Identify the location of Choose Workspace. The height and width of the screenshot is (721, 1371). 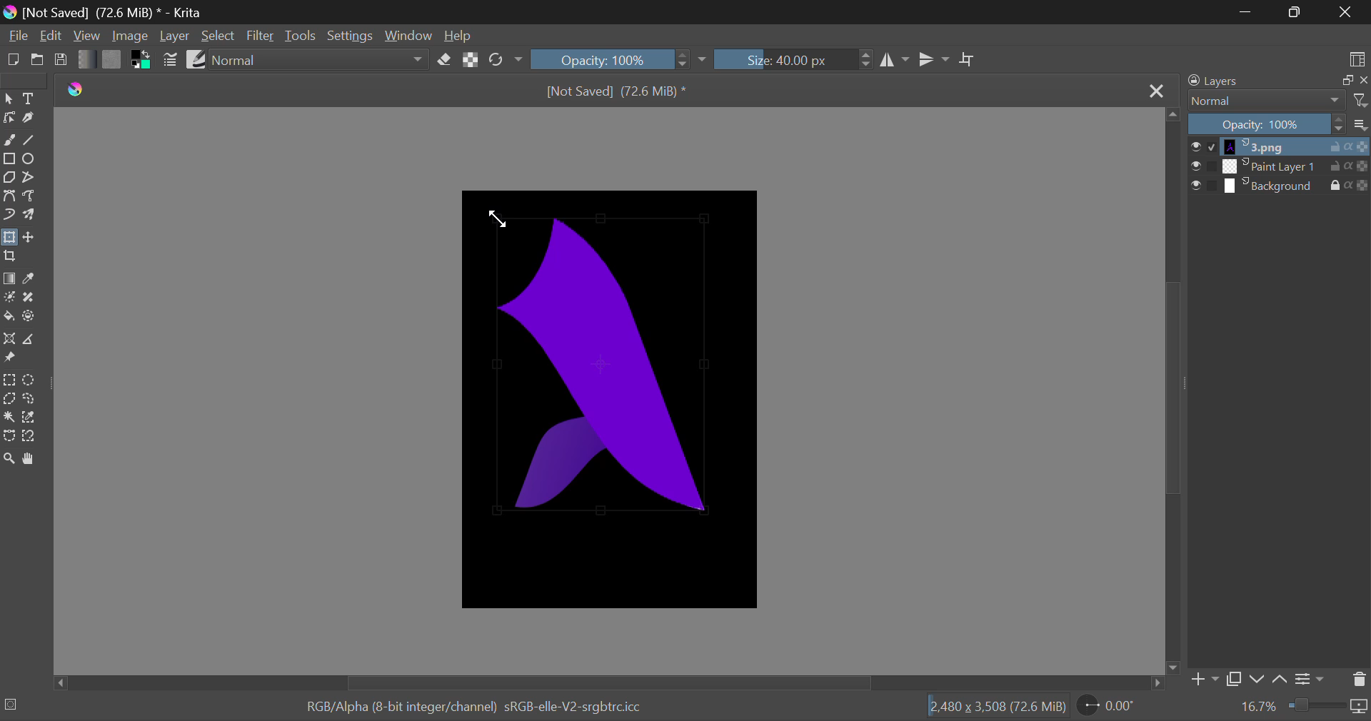
(1357, 59).